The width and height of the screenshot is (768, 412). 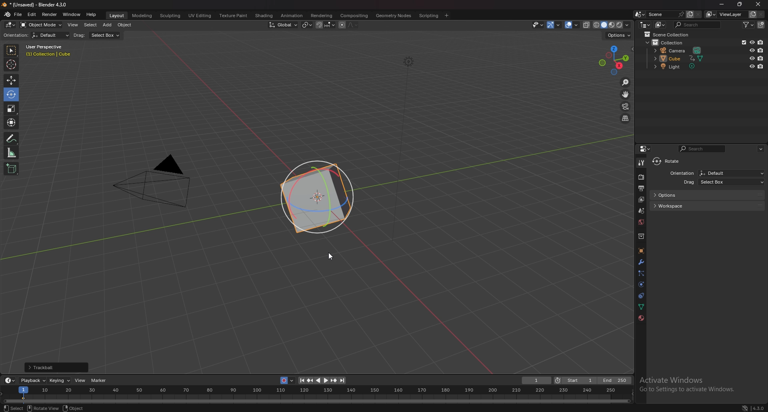 What do you see at coordinates (742, 42) in the screenshot?
I see `exclude from view layer` at bounding box center [742, 42].